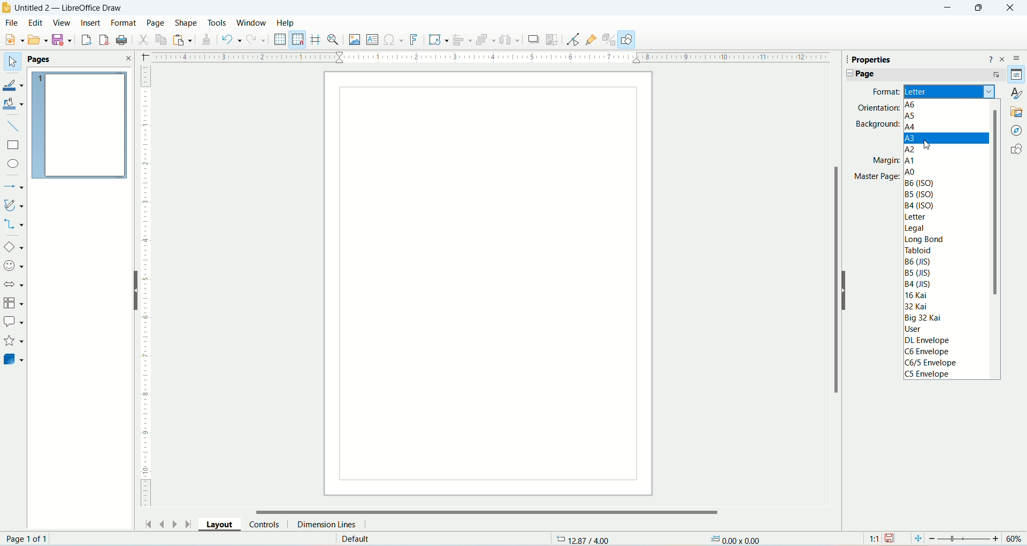 This screenshot has width=1027, height=546. I want to click on window, so click(251, 22).